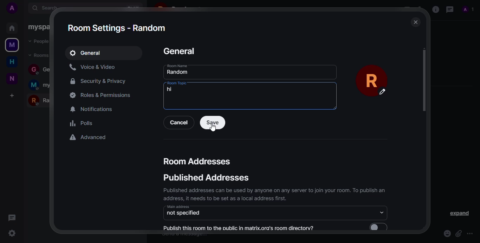 This screenshot has height=243, width=480. What do you see at coordinates (458, 234) in the screenshot?
I see `attach` at bounding box center [458, 234].